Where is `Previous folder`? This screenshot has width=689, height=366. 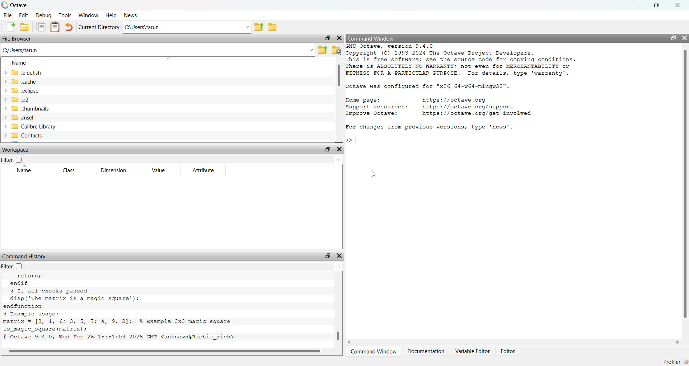 Previous folder is located at coordinates (259, 28).